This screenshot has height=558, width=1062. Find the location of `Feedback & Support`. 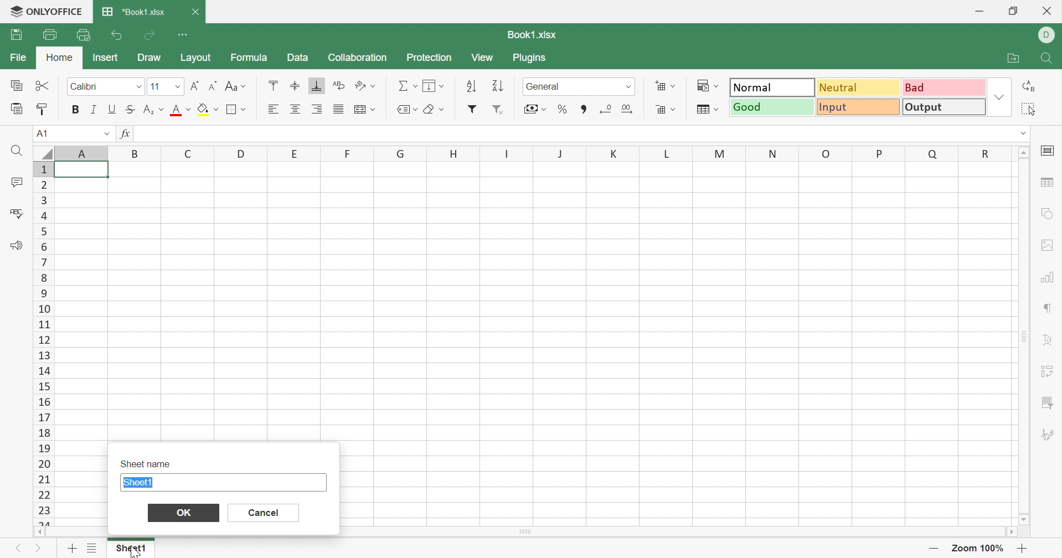

Feedback & Support is located at coordinates (17, 245).